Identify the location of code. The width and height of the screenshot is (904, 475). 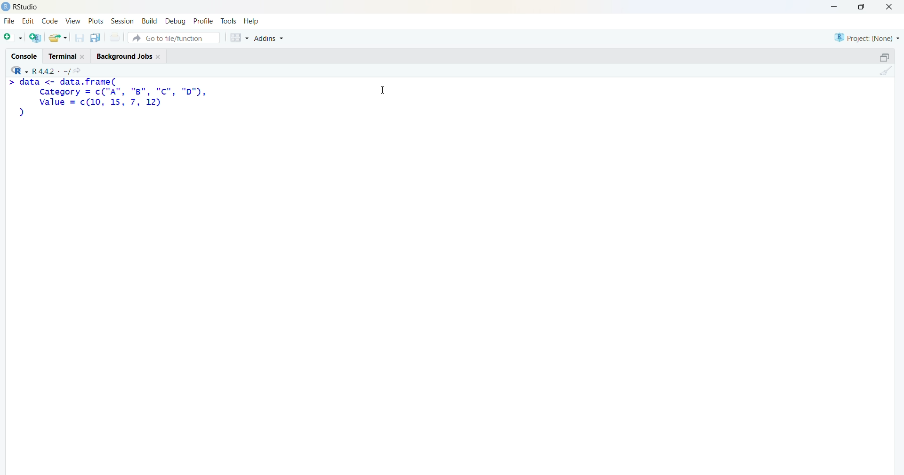
(49, 21).